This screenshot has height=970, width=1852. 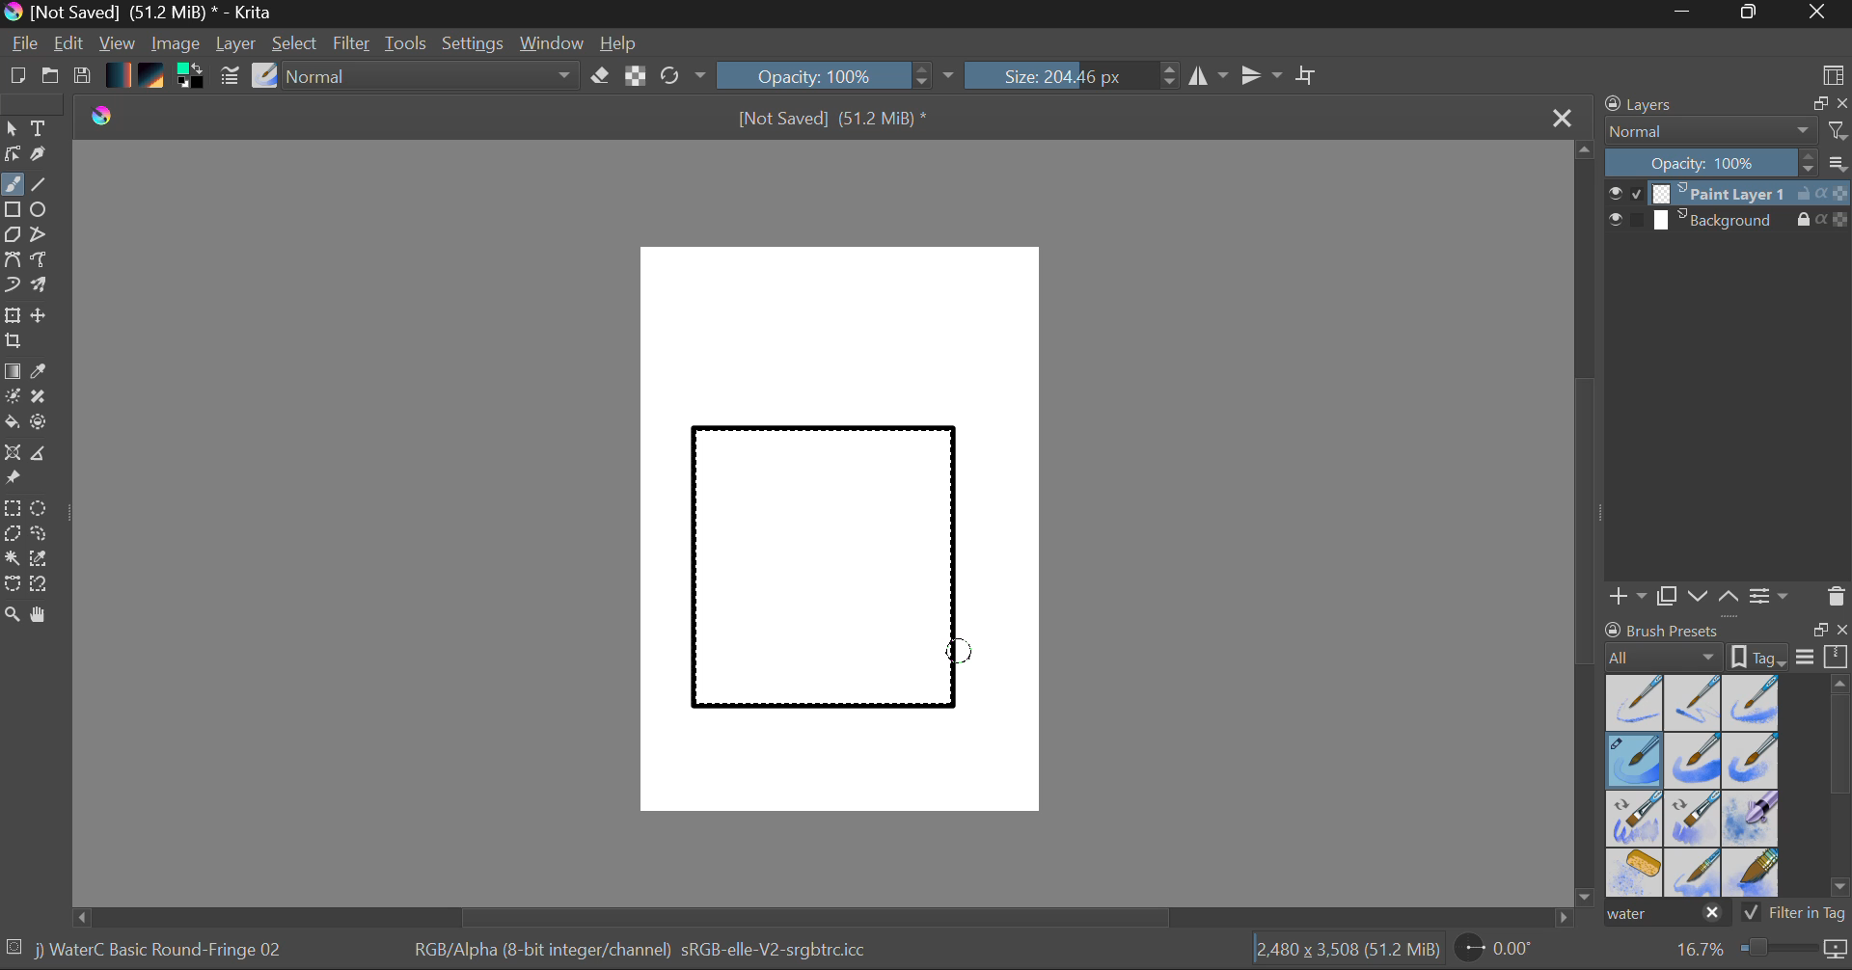 I want to click on Filter in Tag Option, so click(x=1795, y=915).